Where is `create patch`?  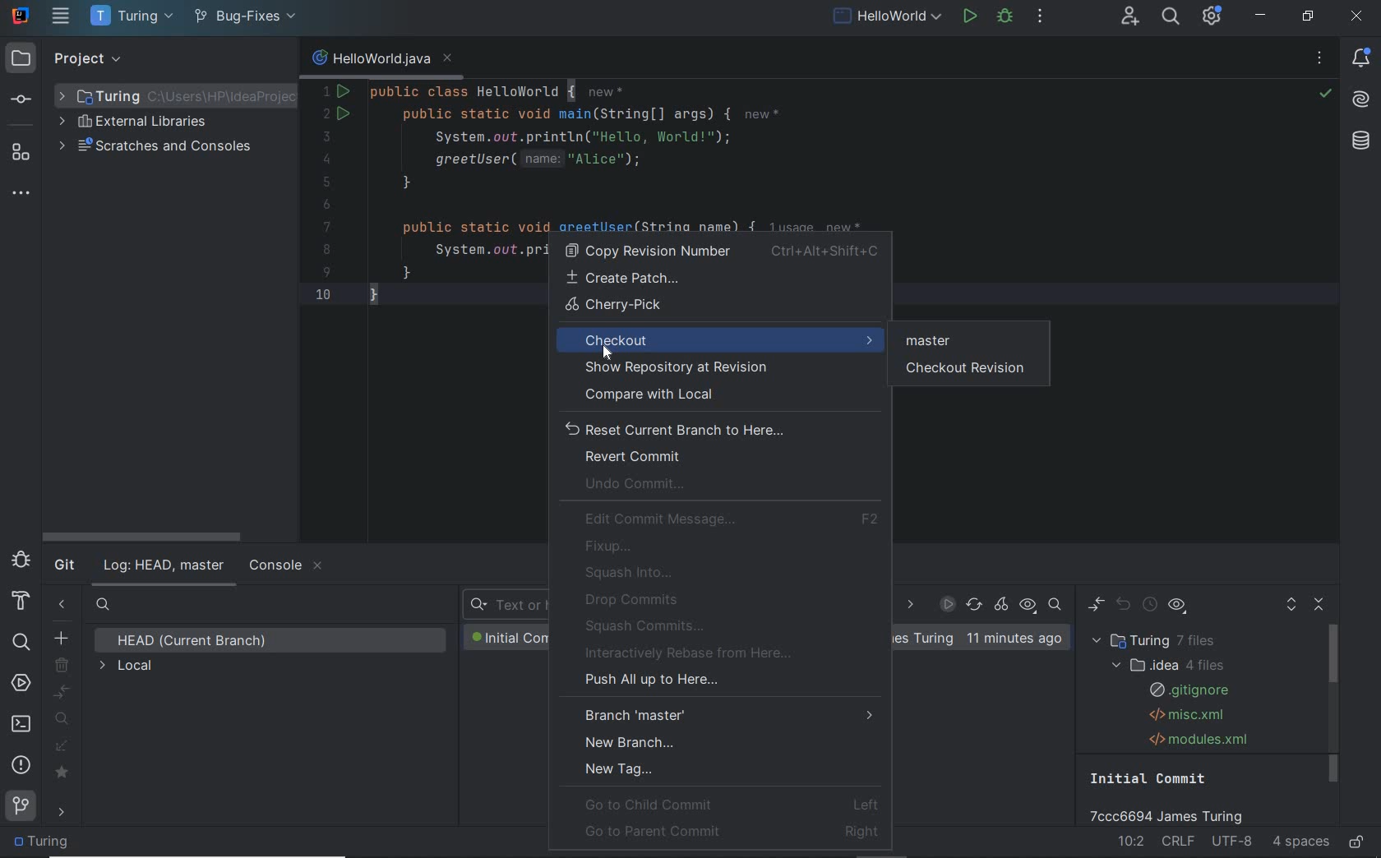 create patch is located at coordinates (718, 279).